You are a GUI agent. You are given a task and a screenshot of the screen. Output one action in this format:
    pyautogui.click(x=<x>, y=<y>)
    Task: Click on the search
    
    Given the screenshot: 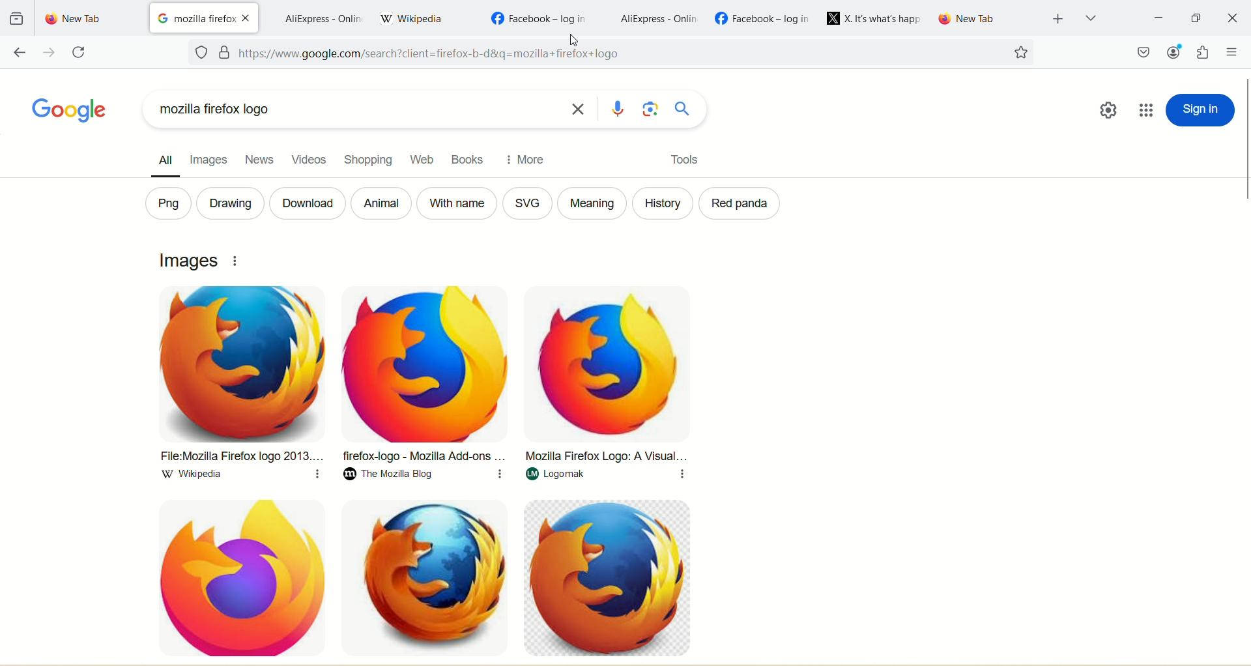 What is the action you would take?
    pyautogui.click(x=682, y=109)
    